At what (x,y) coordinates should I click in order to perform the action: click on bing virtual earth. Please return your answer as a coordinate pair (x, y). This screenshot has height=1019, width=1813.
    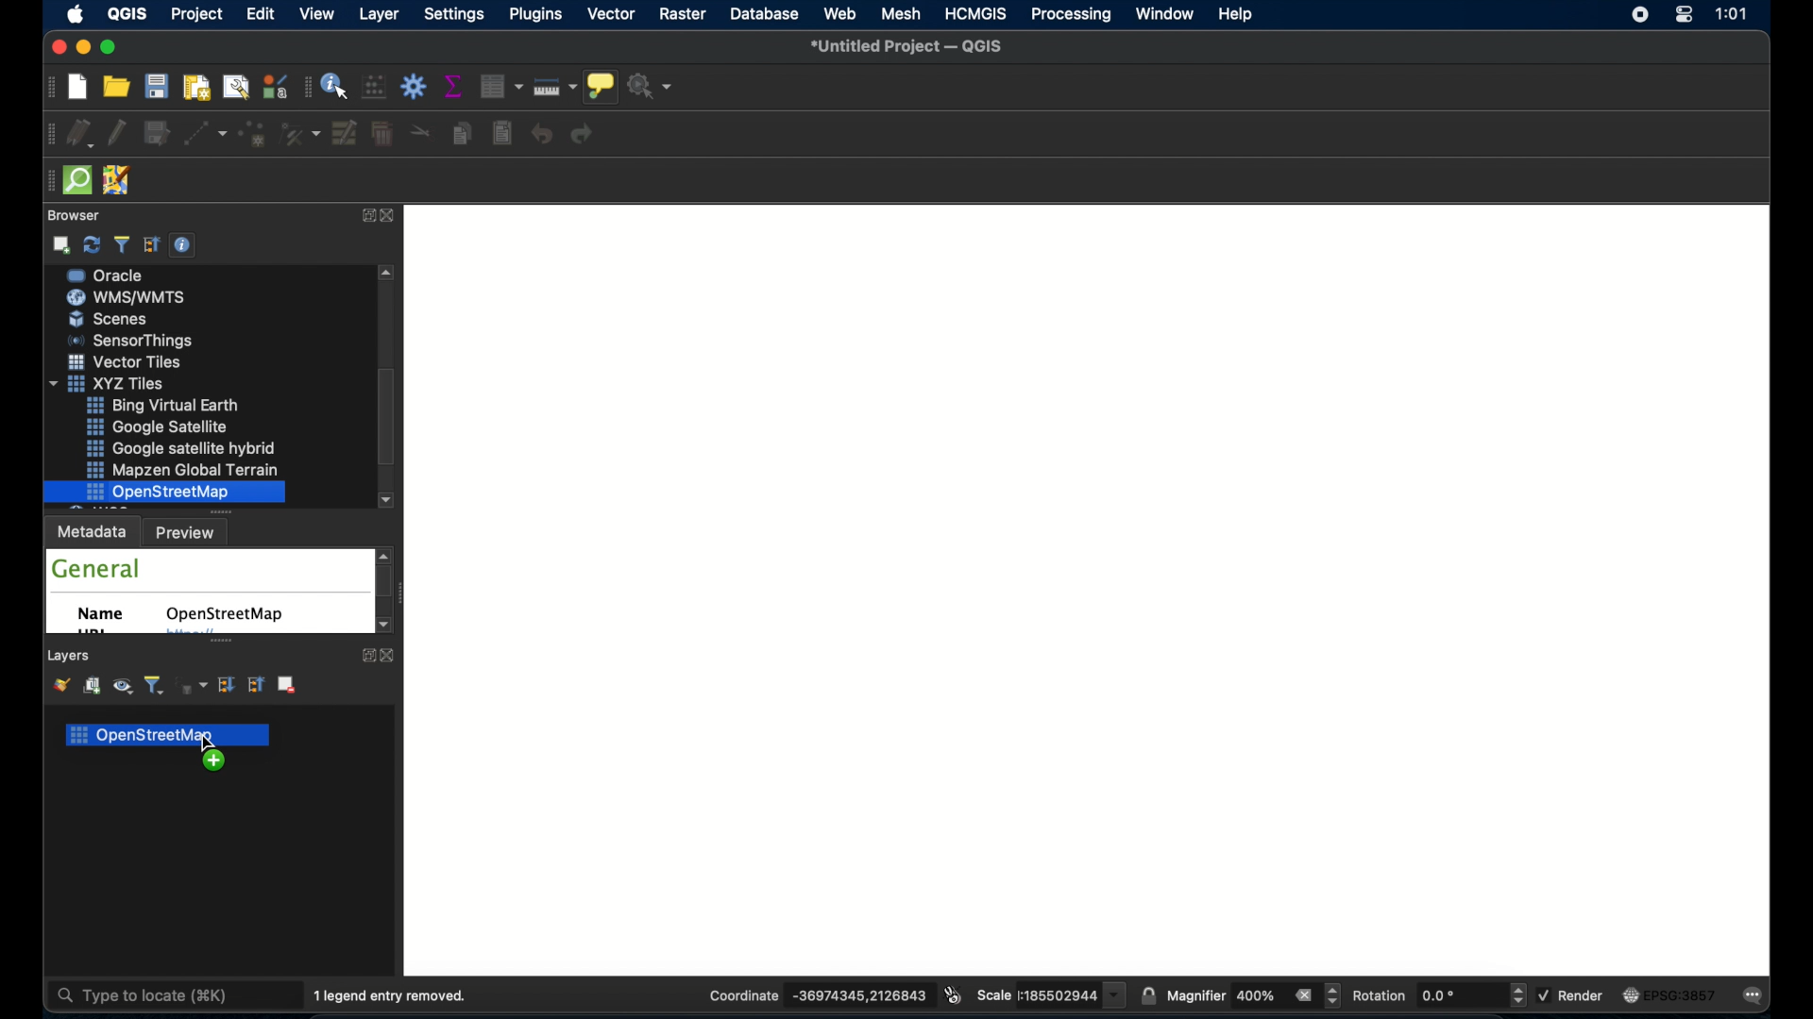
    Looking at the image, I should click on (188, 471).